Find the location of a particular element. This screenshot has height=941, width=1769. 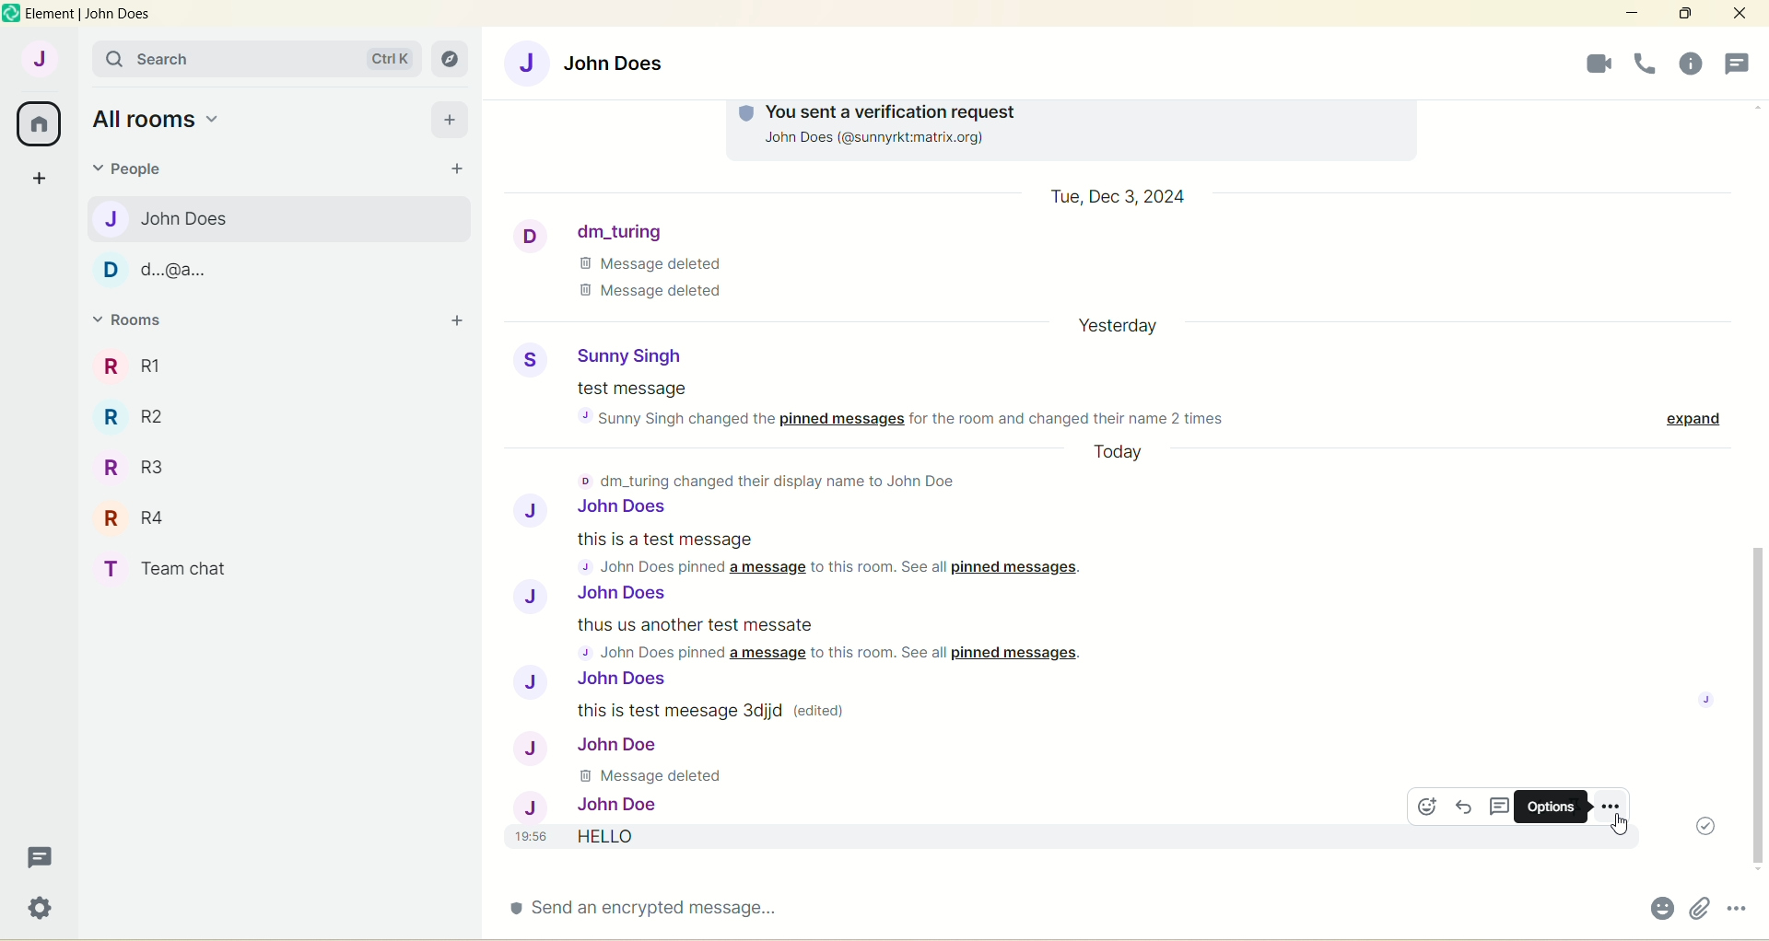

Today is located at coordinates (1127, 455).